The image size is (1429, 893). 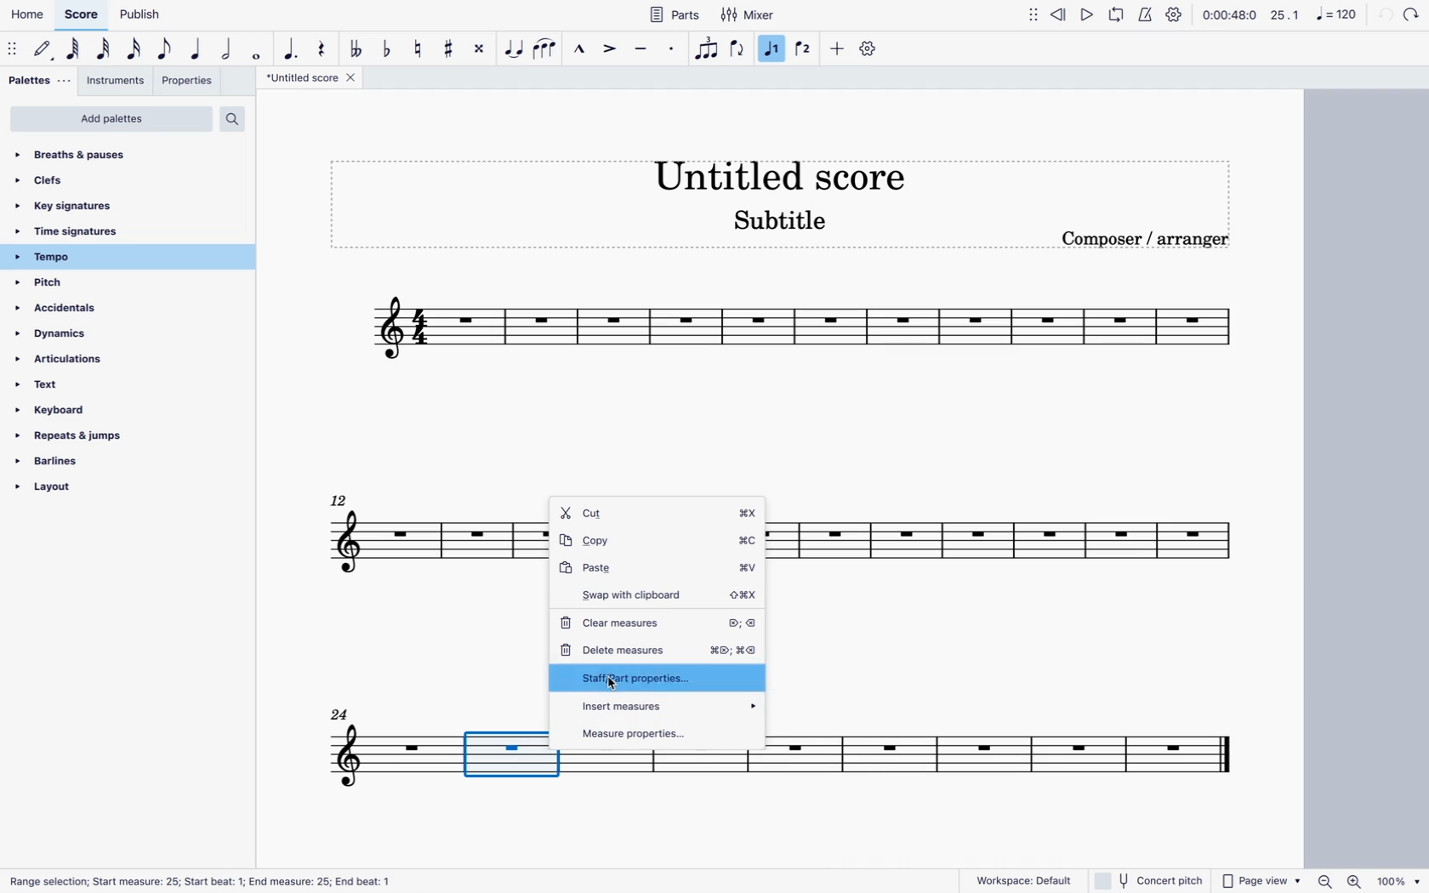 What do you see at coordinates (450, 48) in the screenshot?
I see `toggle sharp` at bounding box center [450, 48].